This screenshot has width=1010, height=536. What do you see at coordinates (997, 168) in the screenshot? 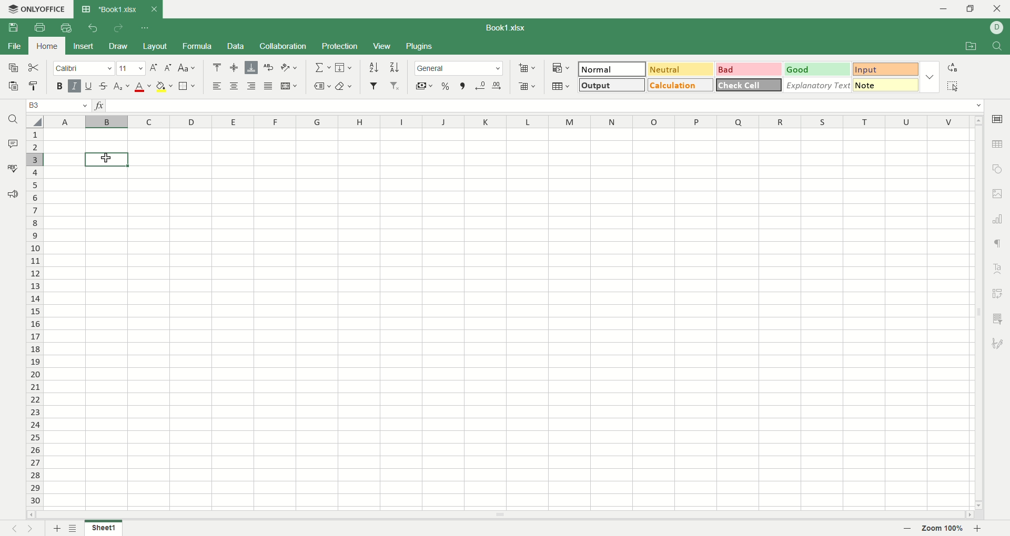
I see `object settings` at bounding box center [997, 168].